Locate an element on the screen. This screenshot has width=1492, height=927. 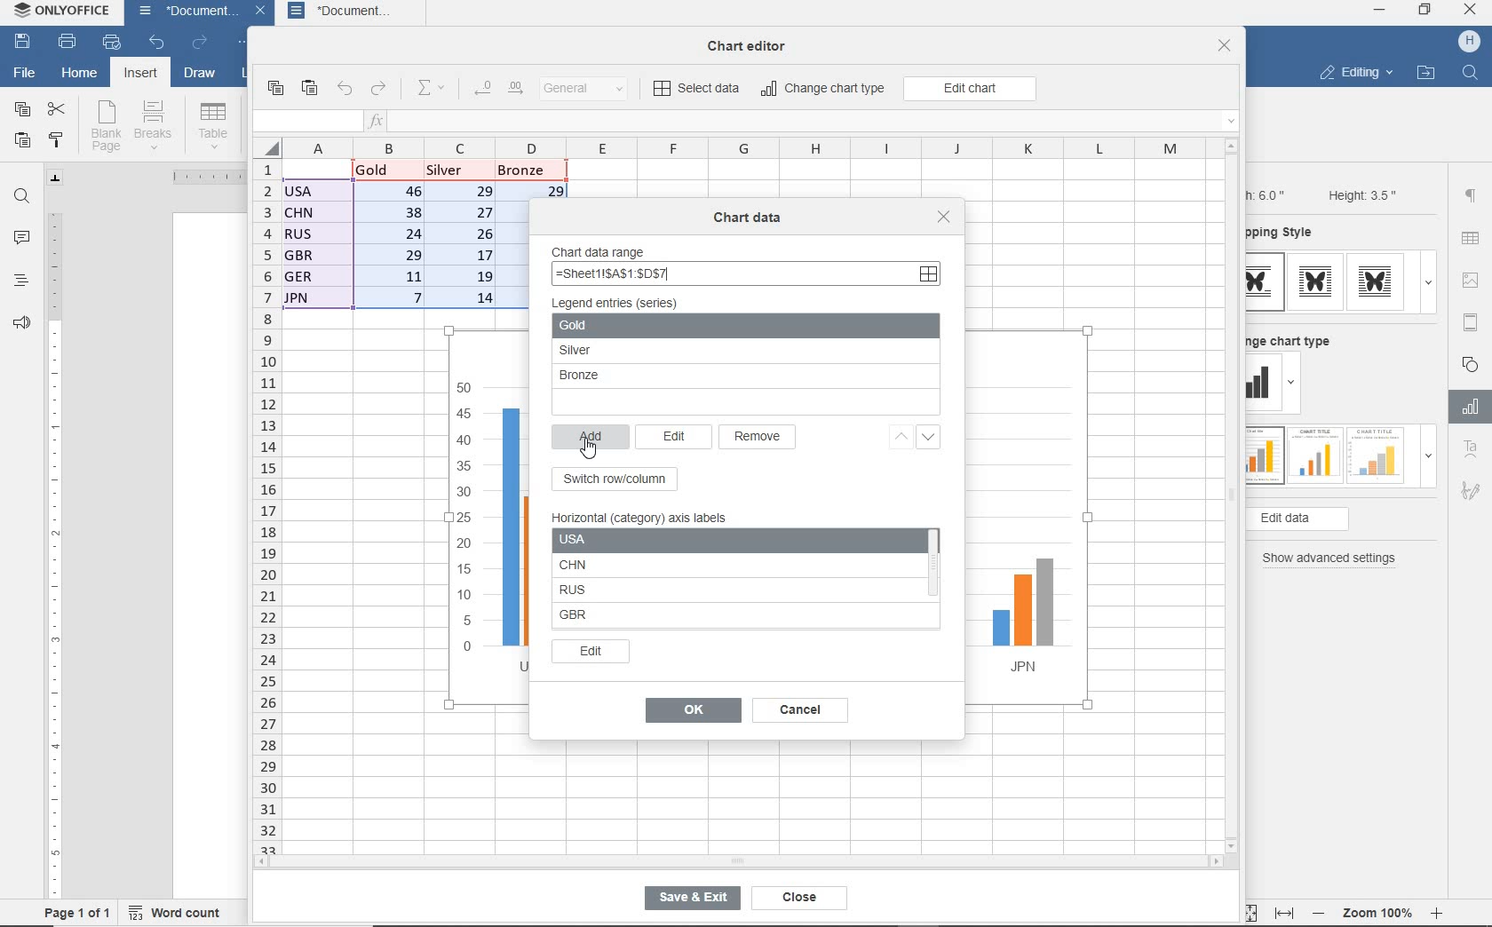
up  is located at coordinates (897, 439).